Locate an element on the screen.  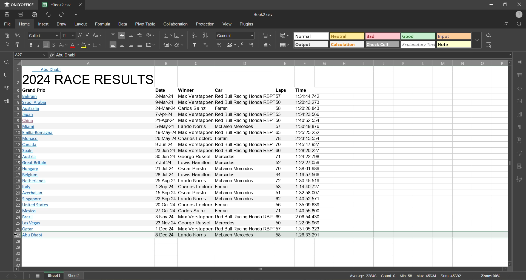
copy is located at coordinates (7, 35).